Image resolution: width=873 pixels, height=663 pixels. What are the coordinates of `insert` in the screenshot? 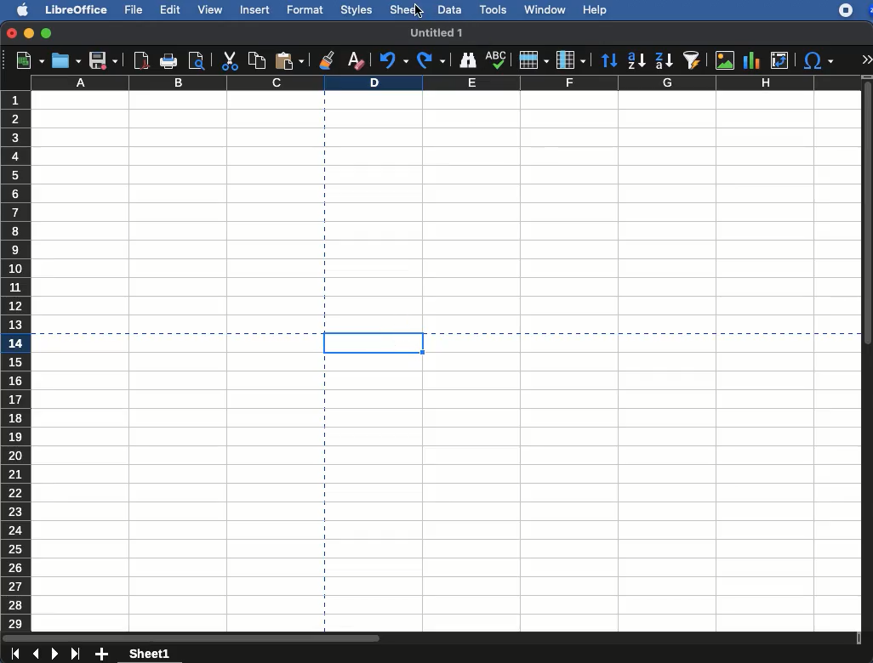 It's located at (256, 9).